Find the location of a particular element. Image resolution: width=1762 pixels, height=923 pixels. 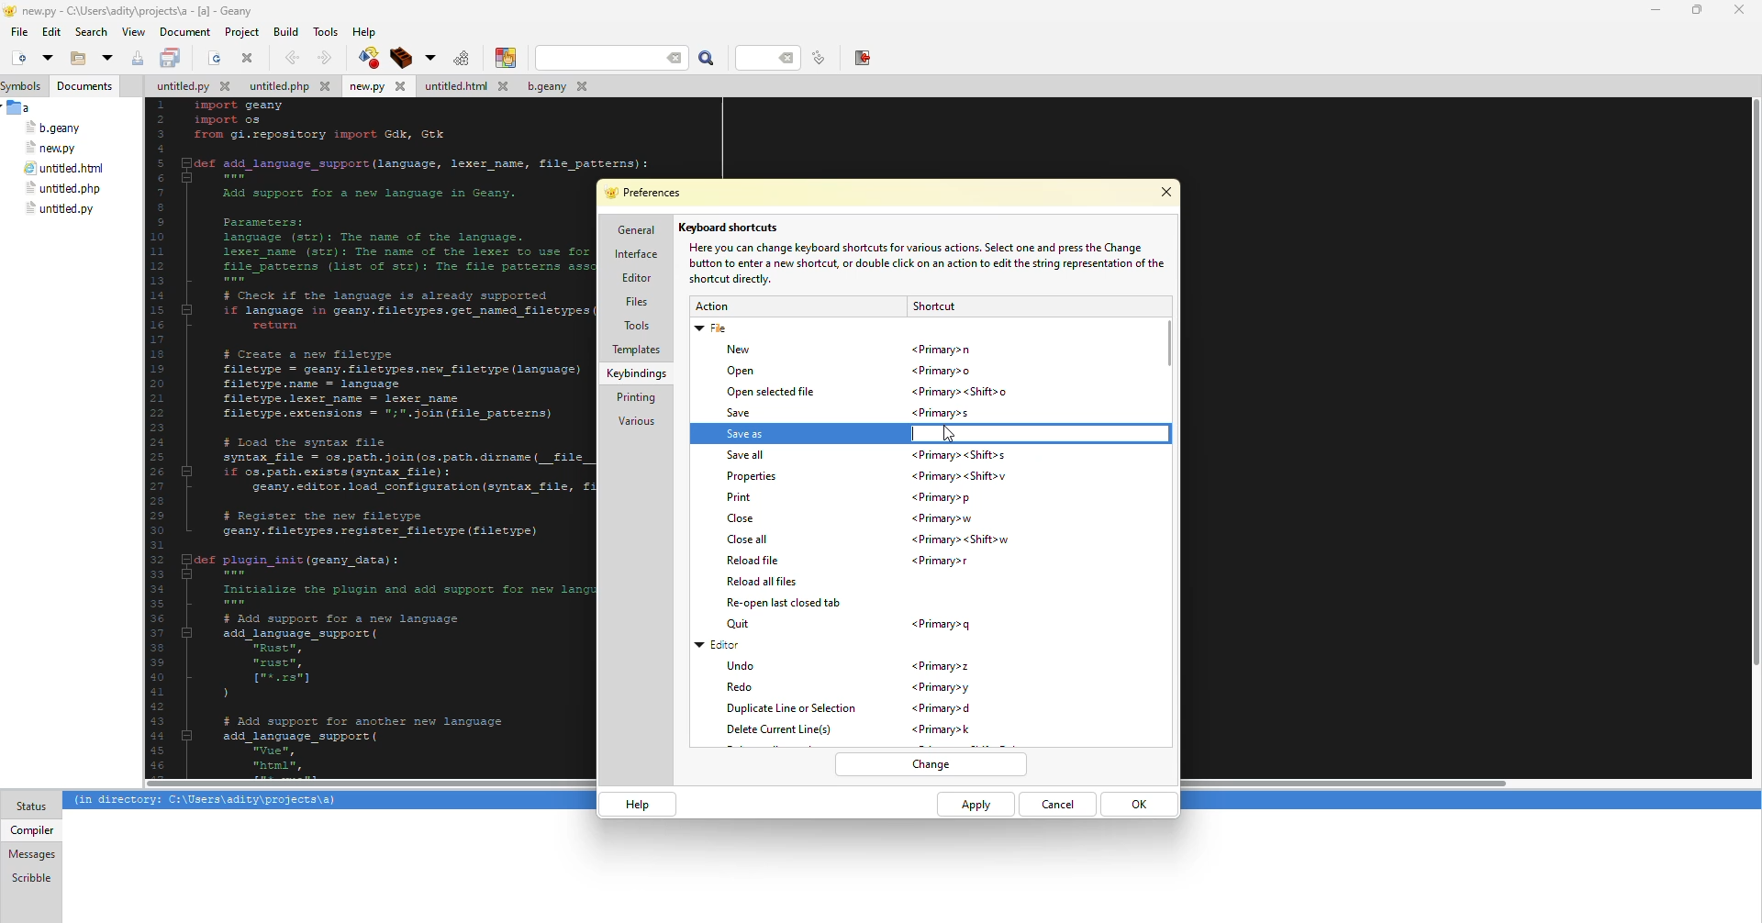

close all is located at coordinates (746, 541).